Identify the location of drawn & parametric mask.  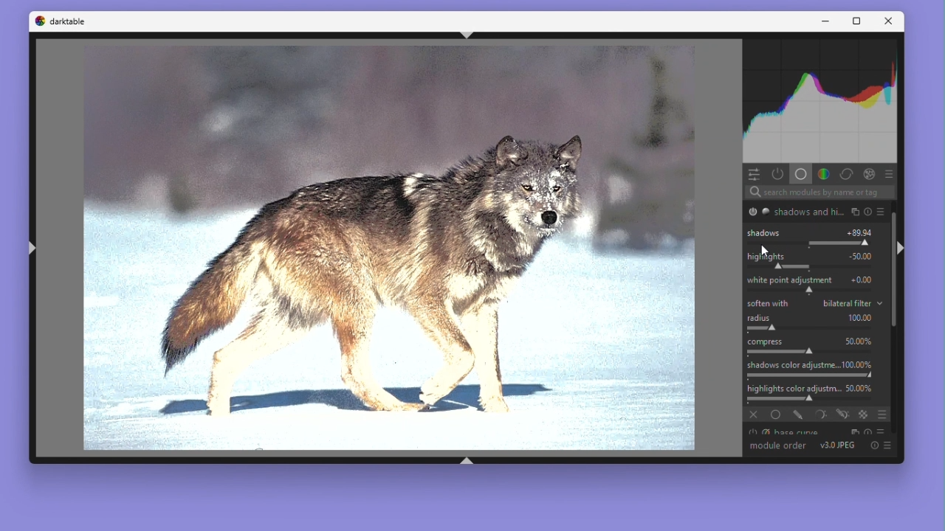
(842, 414).